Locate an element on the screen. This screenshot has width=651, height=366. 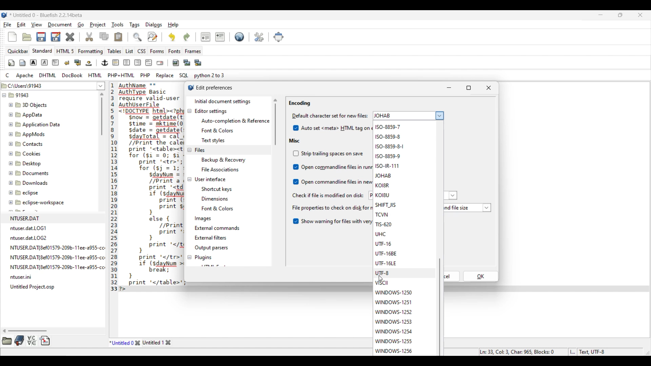
Current tab highlighted is located at coordinates (122, 342).